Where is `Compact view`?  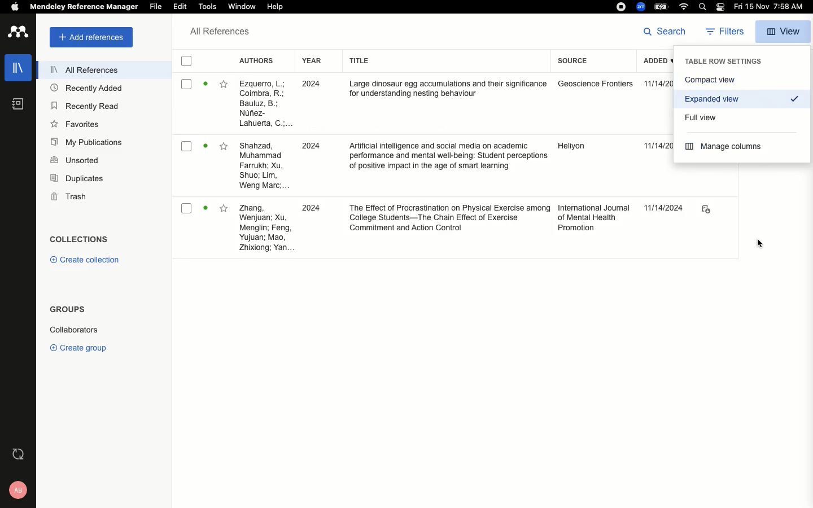
Compact view is located at coordinates (742, 80).